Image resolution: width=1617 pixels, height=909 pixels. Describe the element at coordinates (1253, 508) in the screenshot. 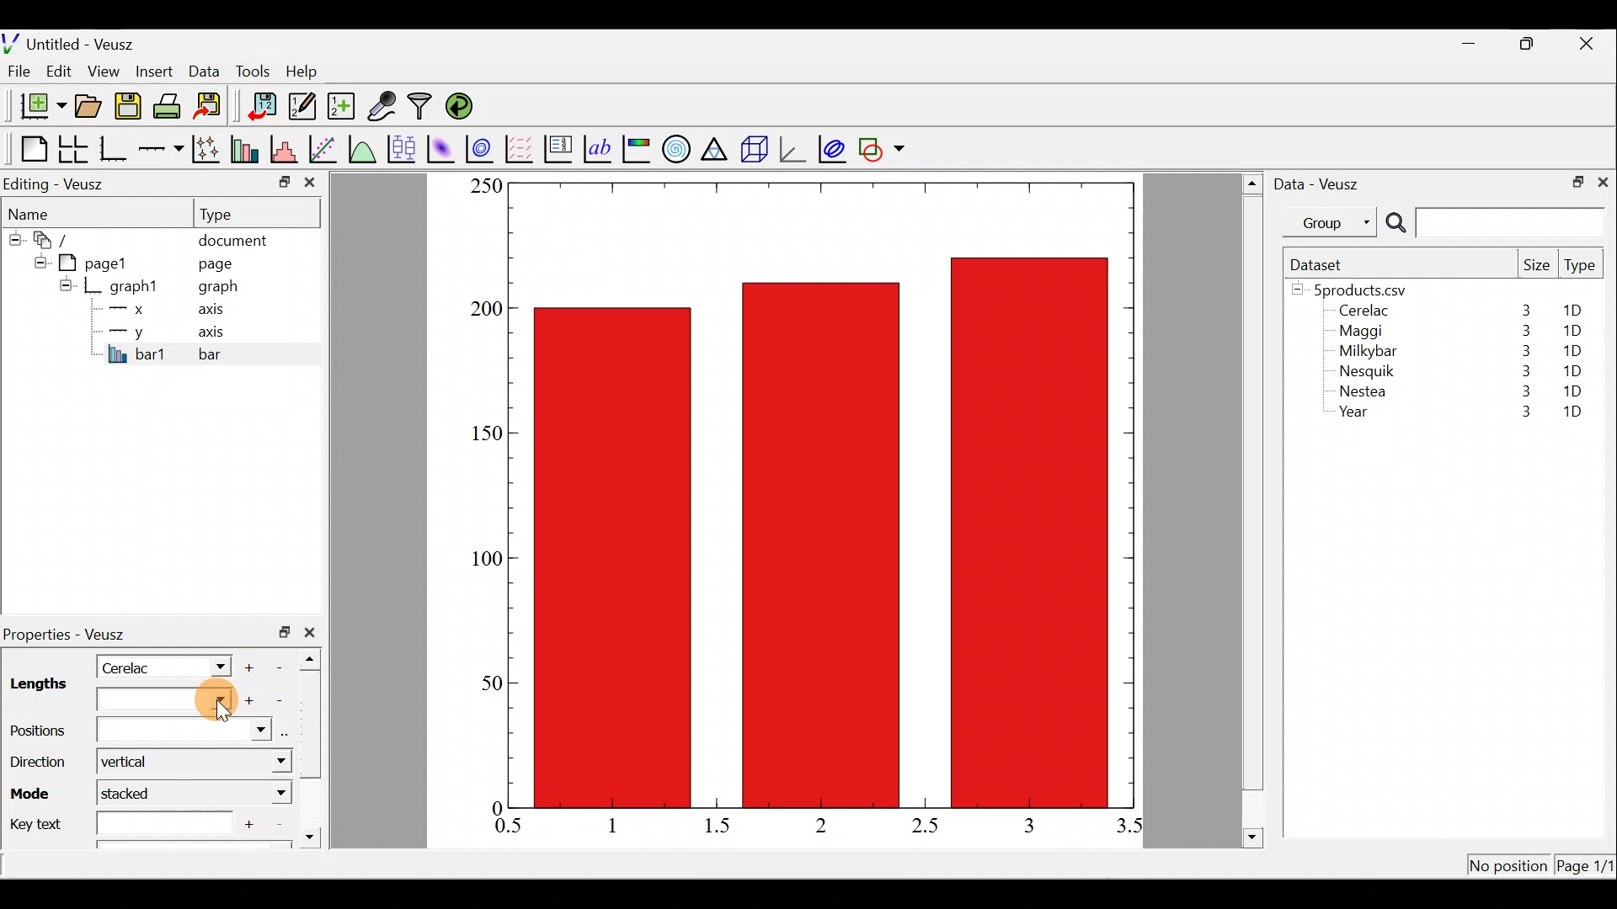

I see `scroll bar` at that location.